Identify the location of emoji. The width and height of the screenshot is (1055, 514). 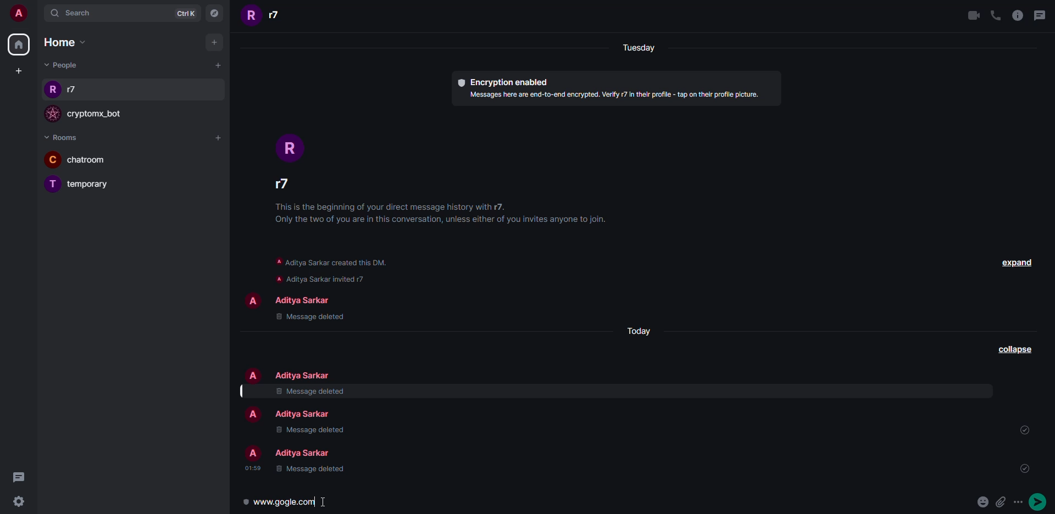
(982, 501).